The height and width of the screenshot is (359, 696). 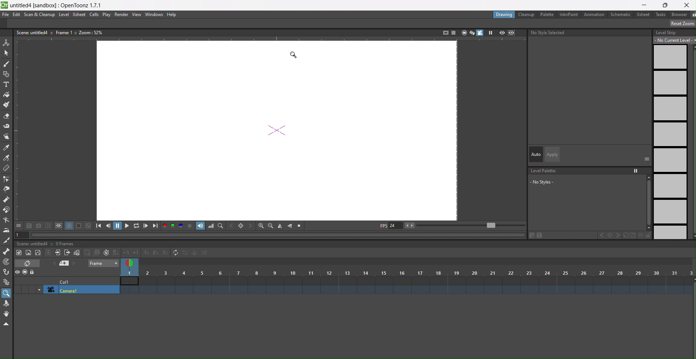 What do you see at coordinates (107, 15) in the screenshot?
I see `play` at bounding box center [107, 15].